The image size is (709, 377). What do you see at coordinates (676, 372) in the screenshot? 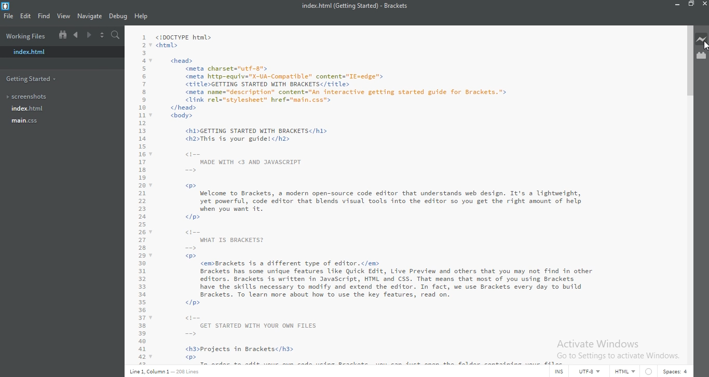
I see `space:4` at bounding box center [676, 372].